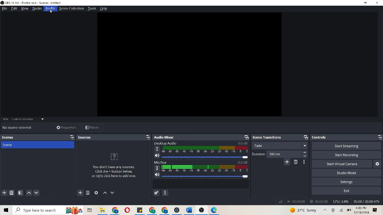 The width and height of the screenshot is (383, 215). What do you see at coordinates (116, 210) in the screenshot?
I see `chrome` at bounding box center [116, 210].